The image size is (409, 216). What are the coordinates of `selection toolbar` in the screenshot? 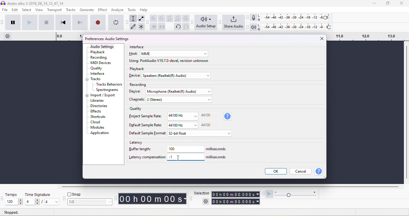 It's located at (191, 198).